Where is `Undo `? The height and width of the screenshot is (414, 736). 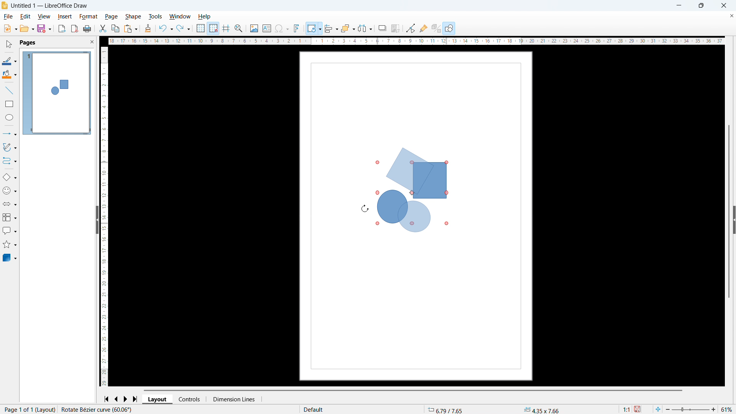 Undo  is located at coordinates (166, 28).